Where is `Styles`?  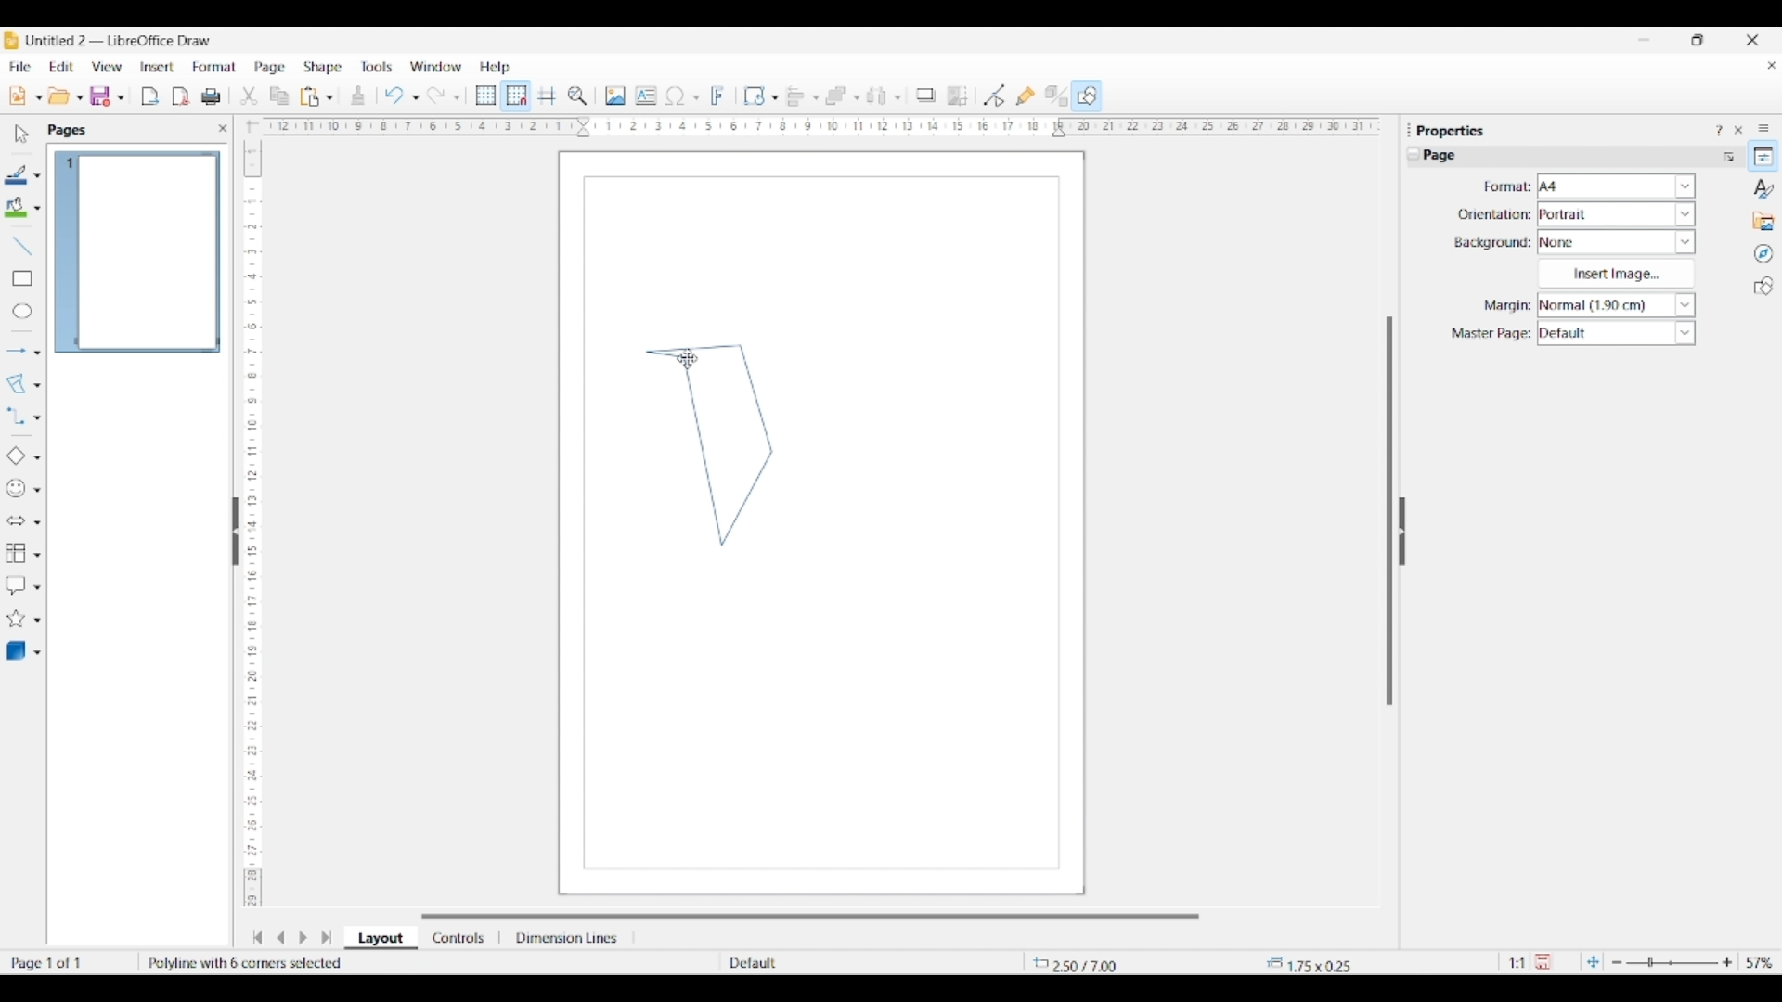 Styles is located at coordinates (1764, 188).